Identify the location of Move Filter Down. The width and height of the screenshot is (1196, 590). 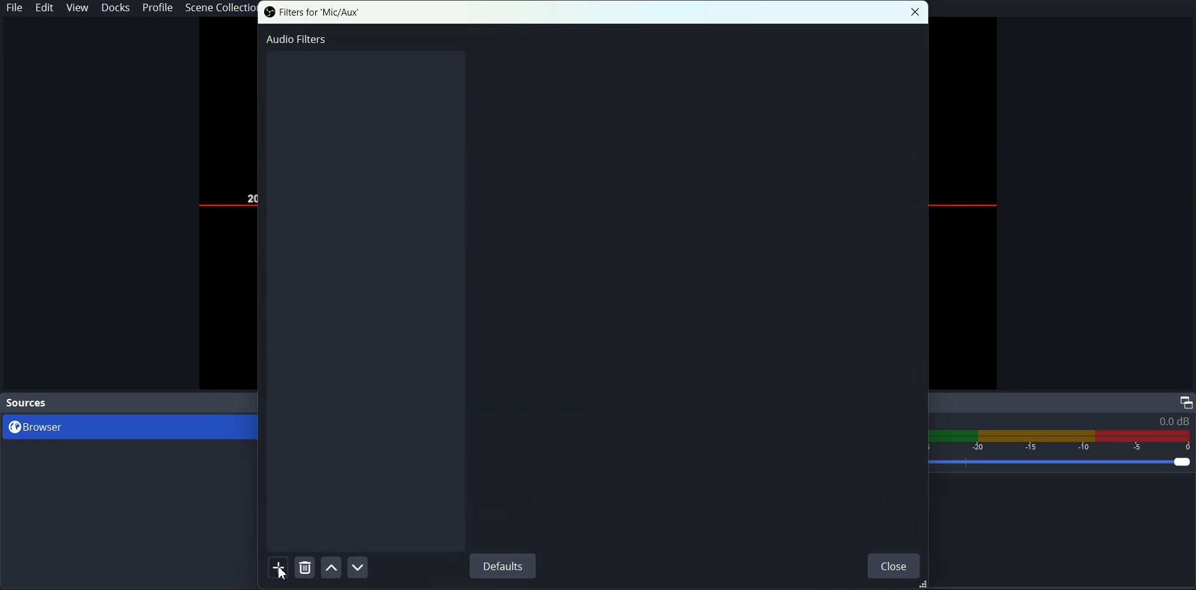
(358, 567).